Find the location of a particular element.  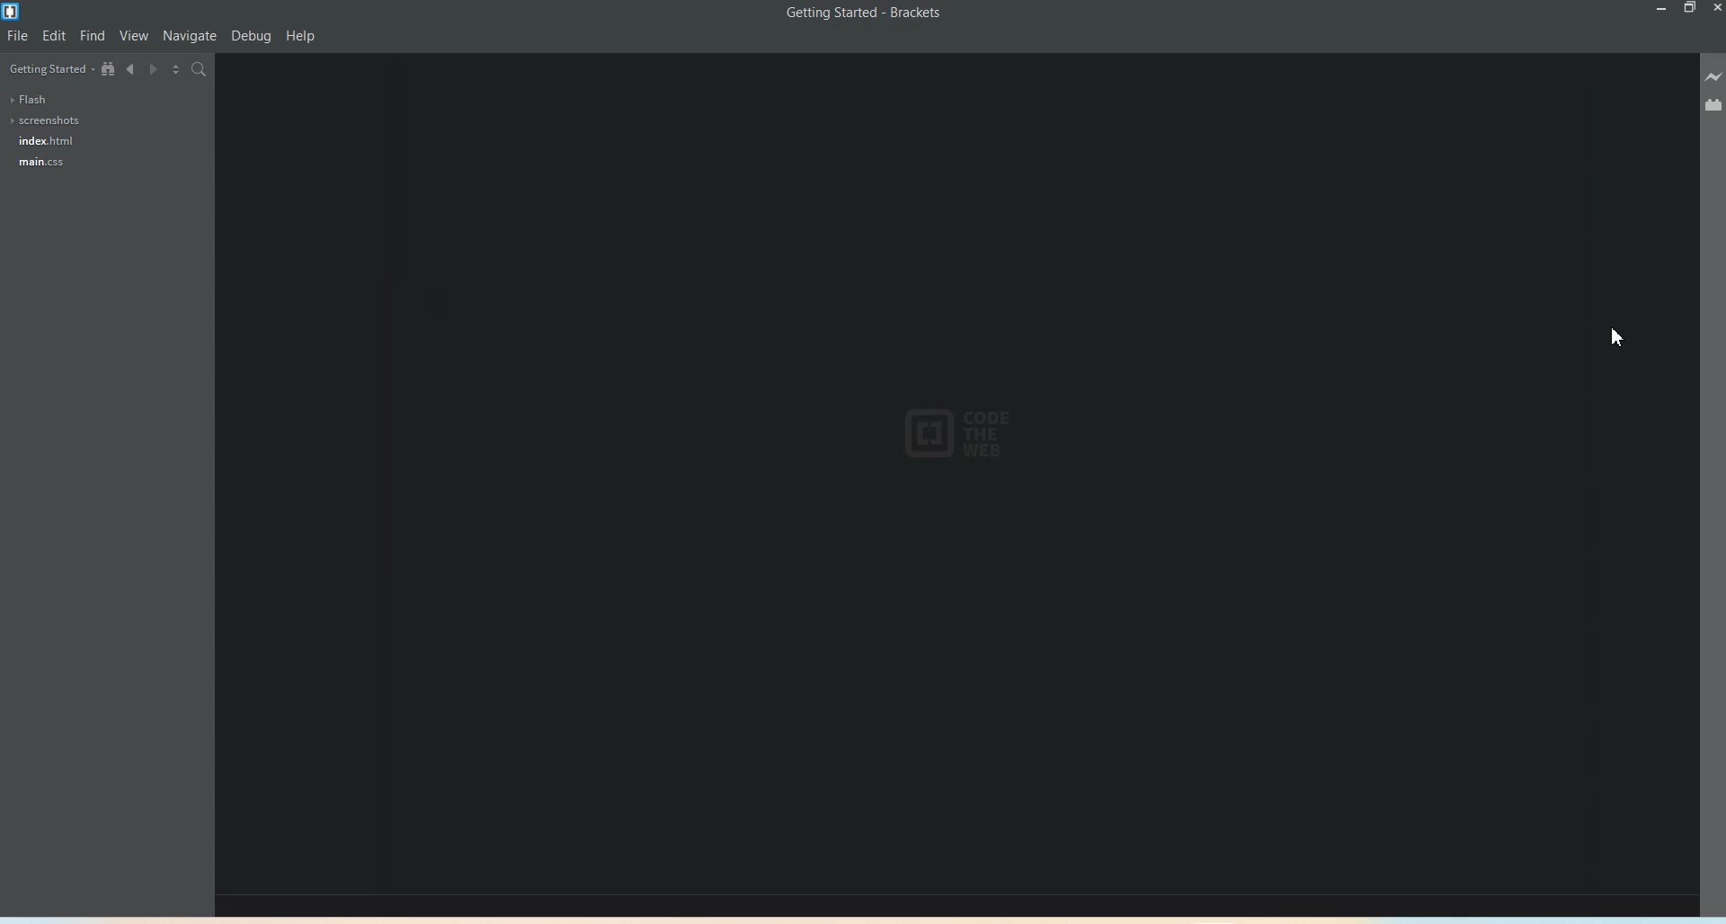

Navigate Backwards is located at coordinates (132, 70).